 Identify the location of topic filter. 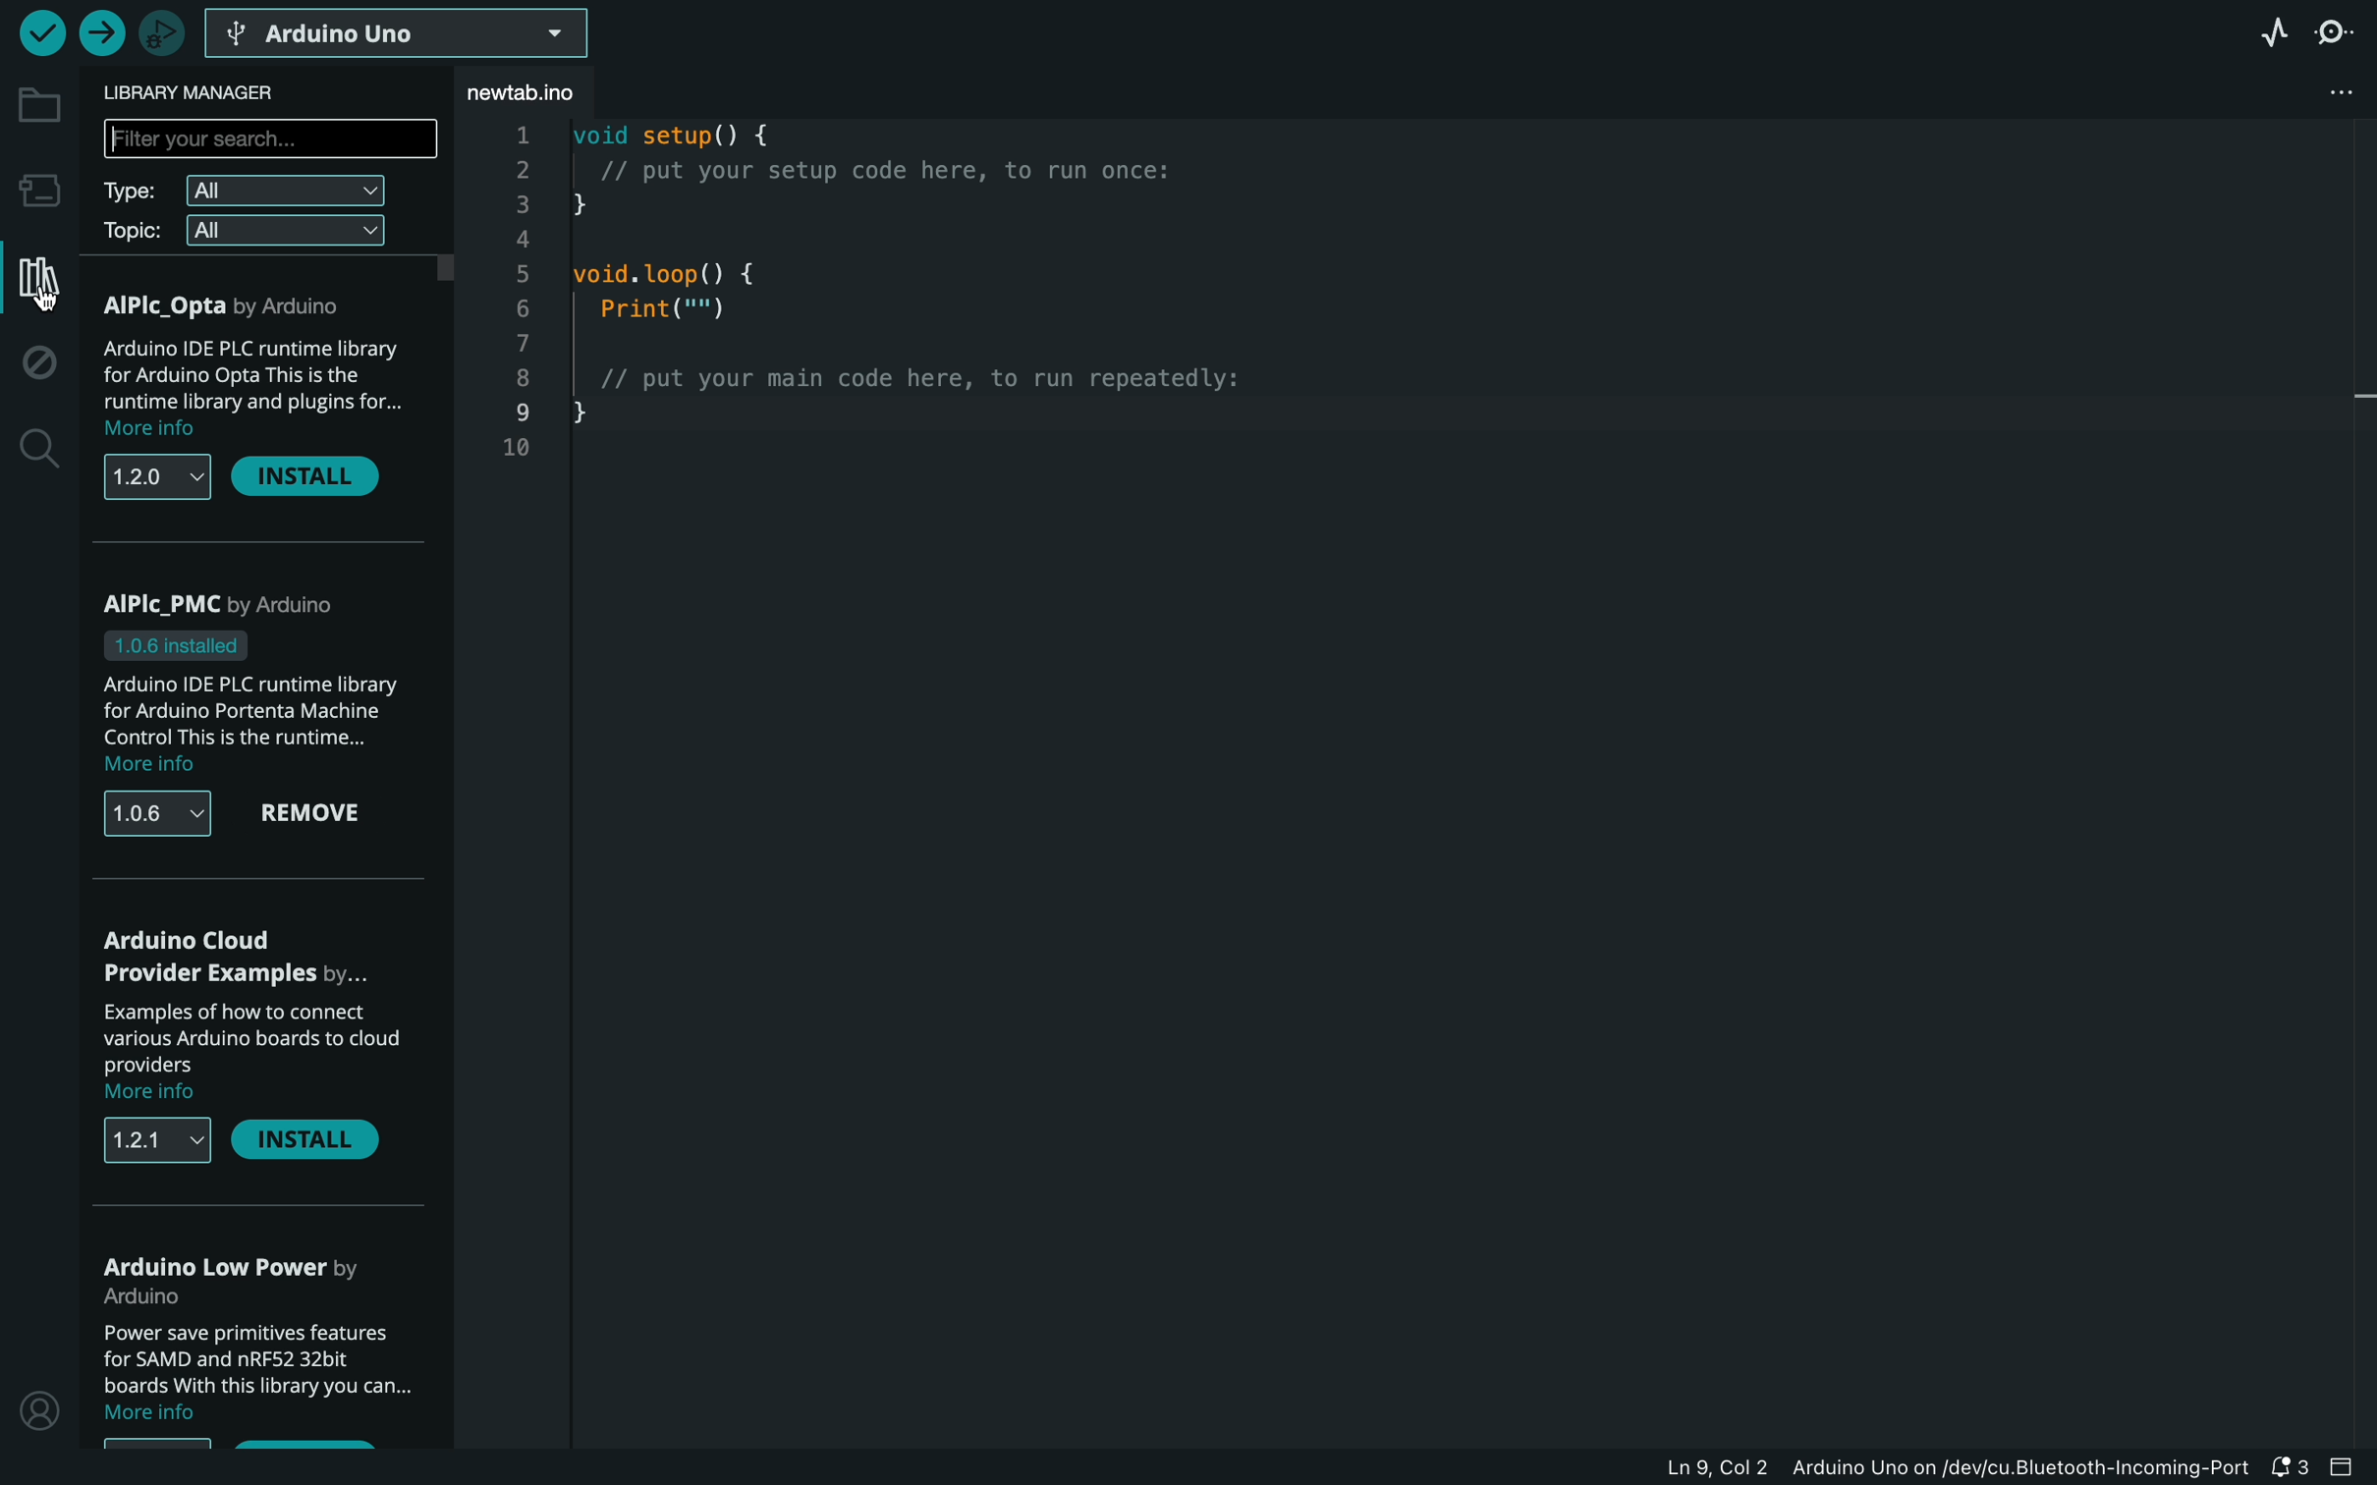
(243, 235).